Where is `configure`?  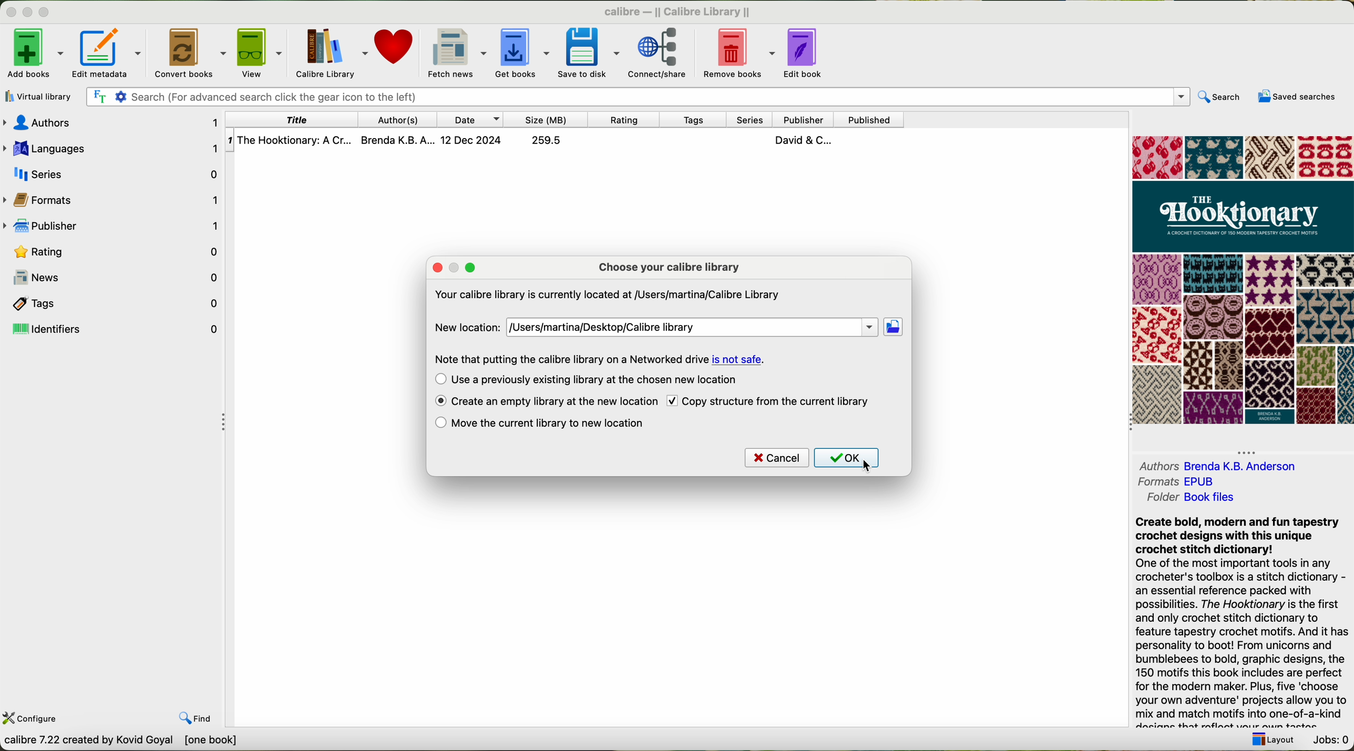 configure is located at coordinates (34, 718).